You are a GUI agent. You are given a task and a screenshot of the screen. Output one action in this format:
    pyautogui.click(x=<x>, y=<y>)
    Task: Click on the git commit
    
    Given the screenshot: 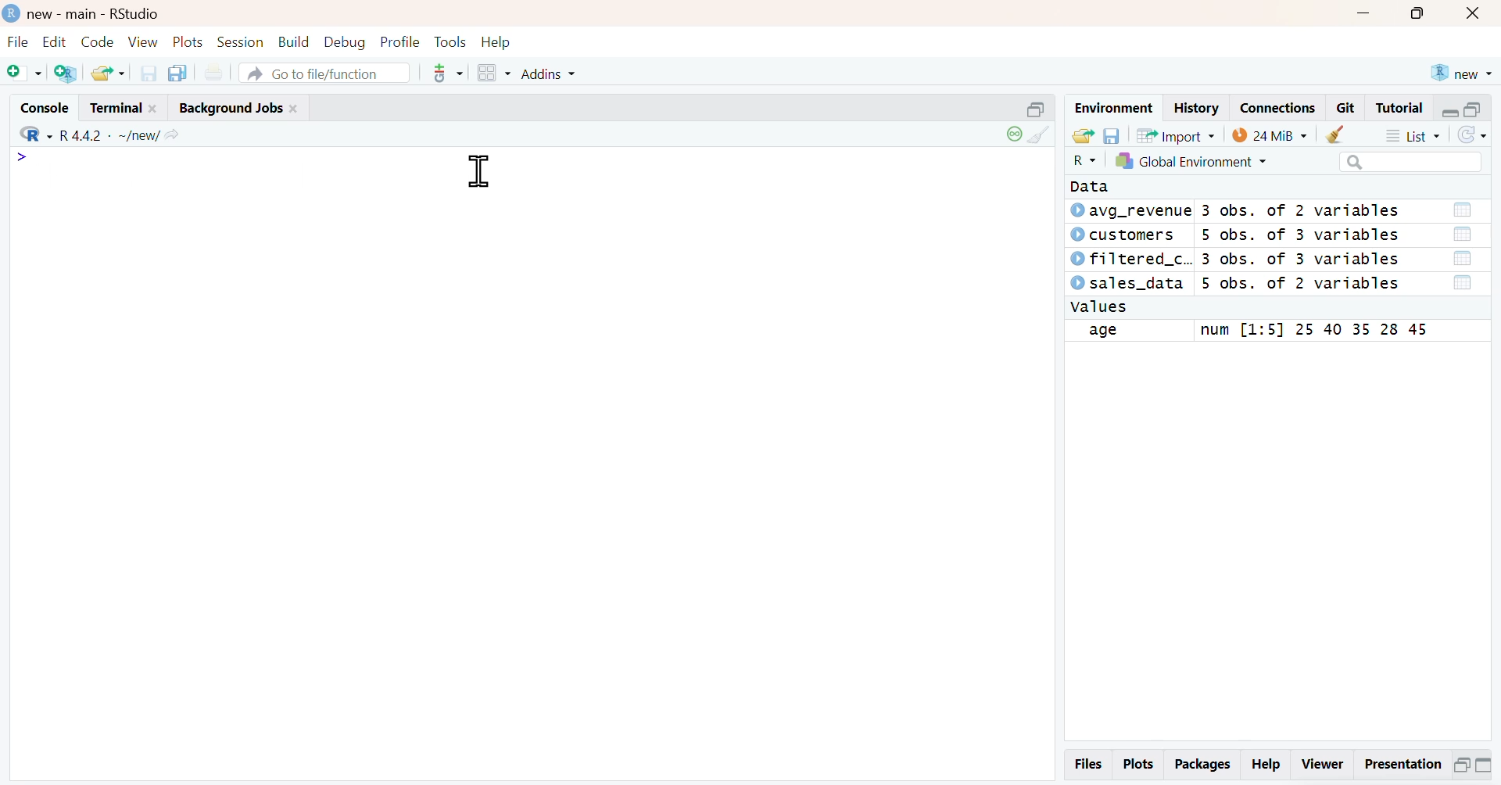 What is the action you would take?
    pyautogui.click(x=442, y=73)
    